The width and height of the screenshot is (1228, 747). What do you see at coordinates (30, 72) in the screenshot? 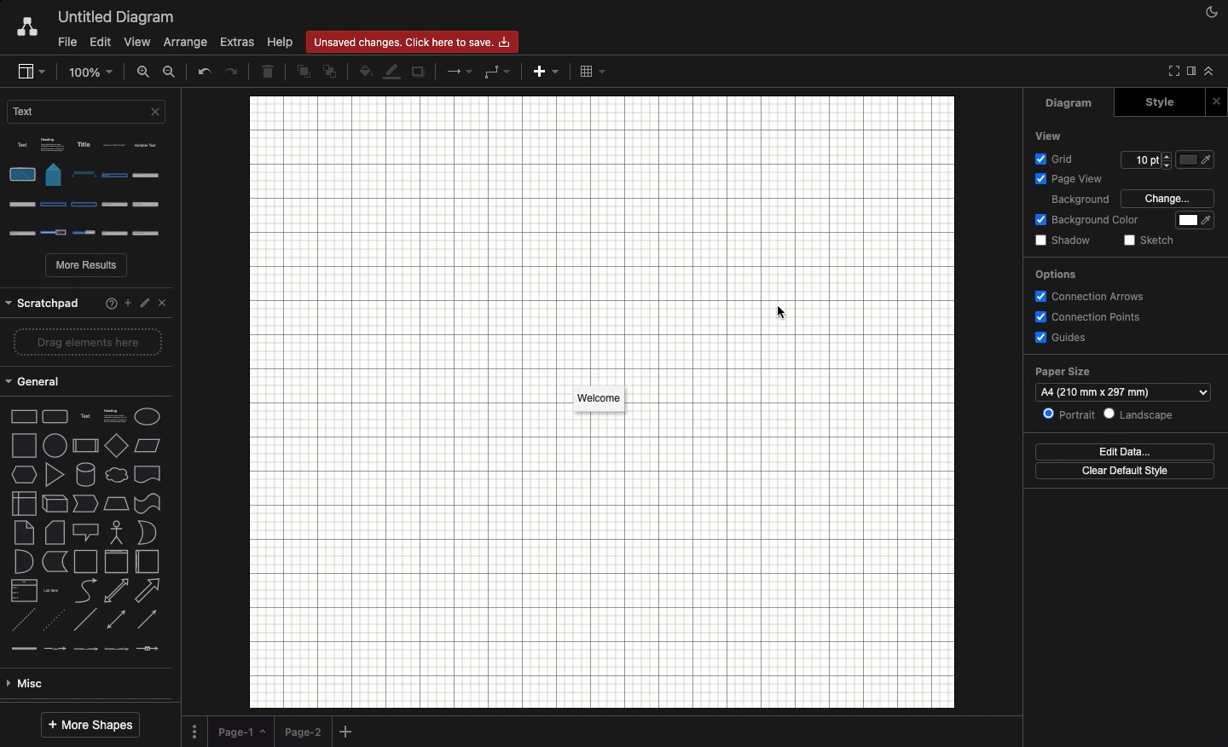
I see `Sidebar` at bounding box center [30, 72].